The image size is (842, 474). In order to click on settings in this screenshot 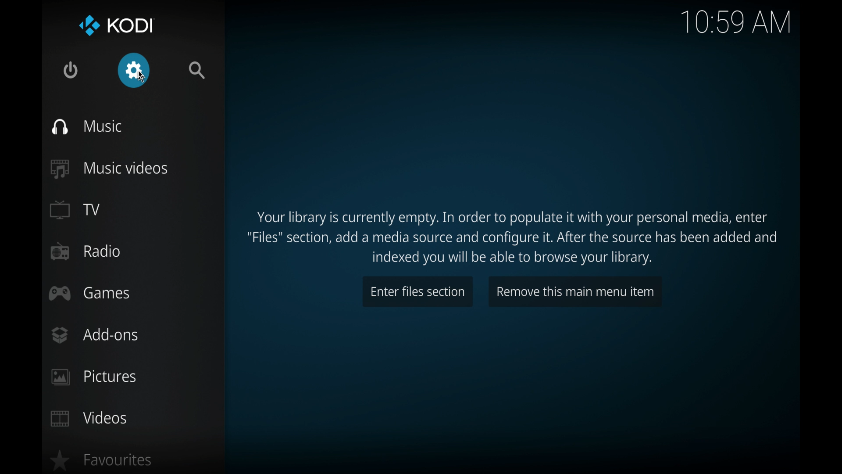, I will do `click(134, 71)`.